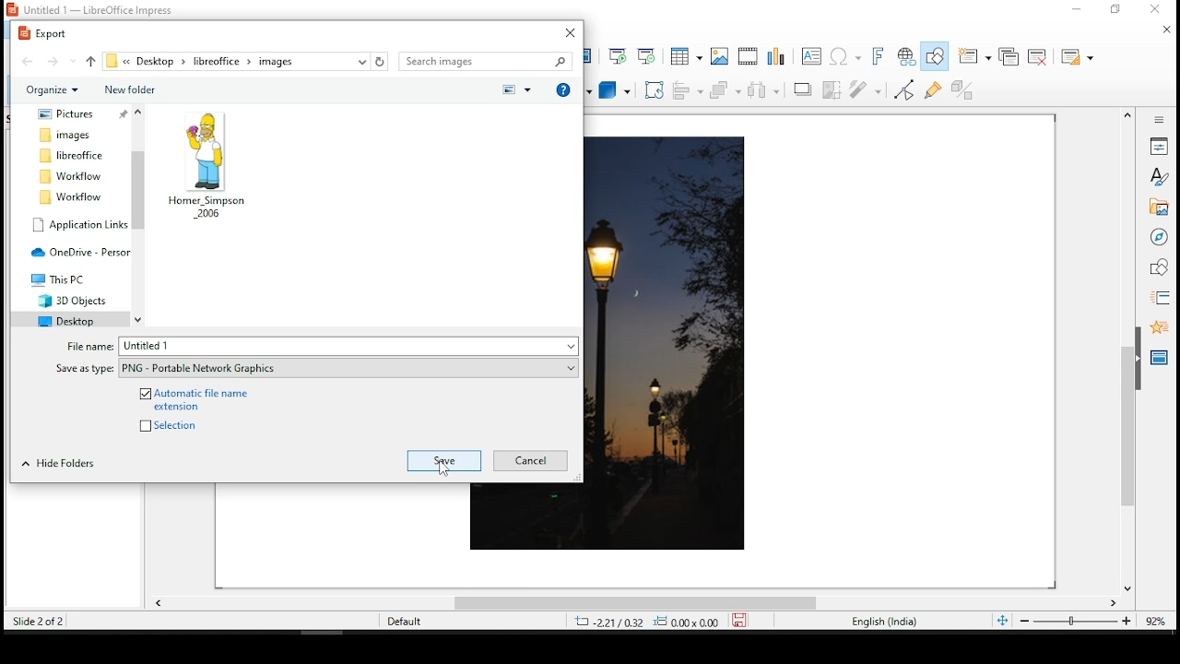  What do you see at coordinates (537, 89) in the screenshot?
I see `callout shapes` at bounding box center [537, 89].